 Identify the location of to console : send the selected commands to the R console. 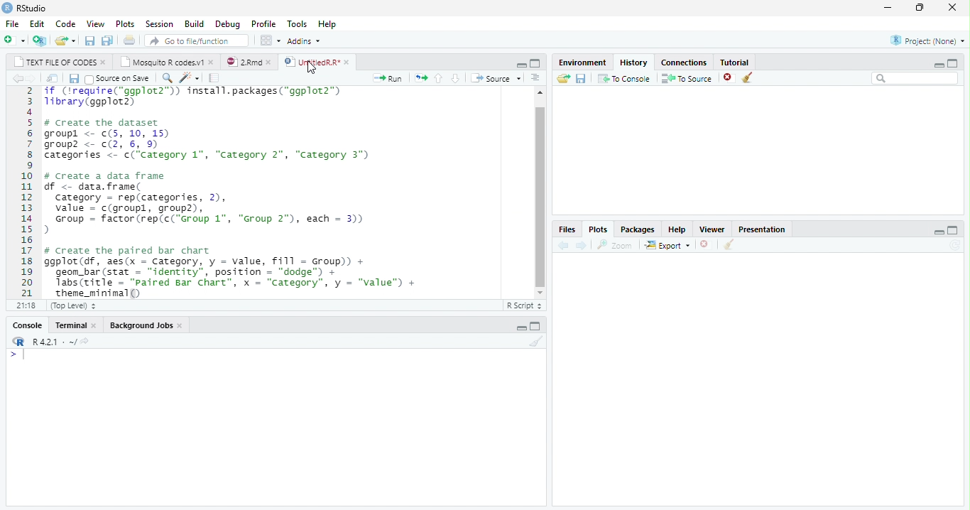
(623, 78).